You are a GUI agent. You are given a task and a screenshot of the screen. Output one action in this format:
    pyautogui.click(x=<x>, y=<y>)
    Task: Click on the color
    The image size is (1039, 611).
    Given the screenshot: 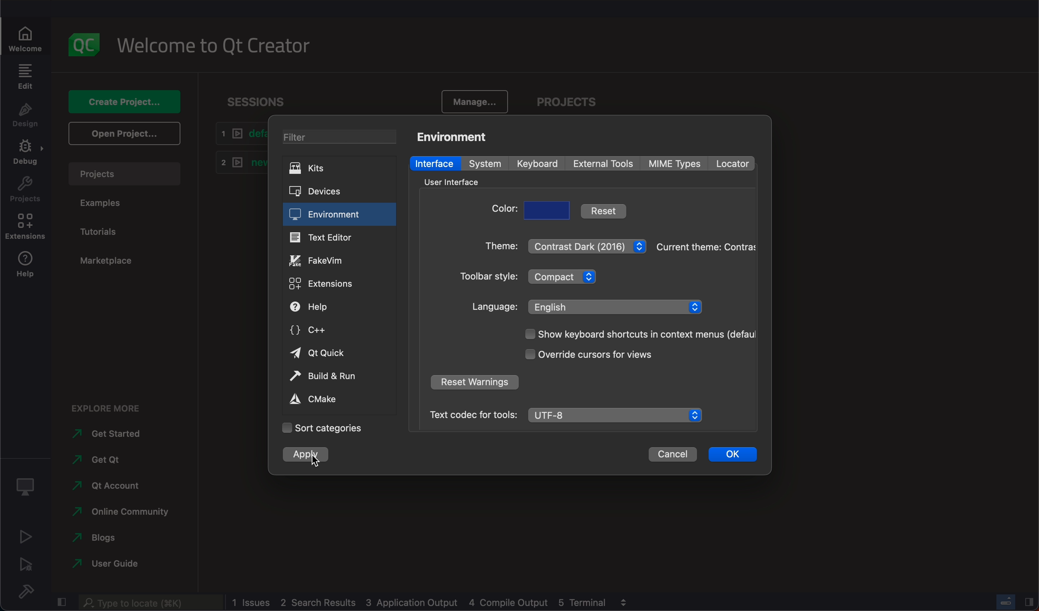 What is the action you would take?
    pyautogui.click(x=500, y=211)
    